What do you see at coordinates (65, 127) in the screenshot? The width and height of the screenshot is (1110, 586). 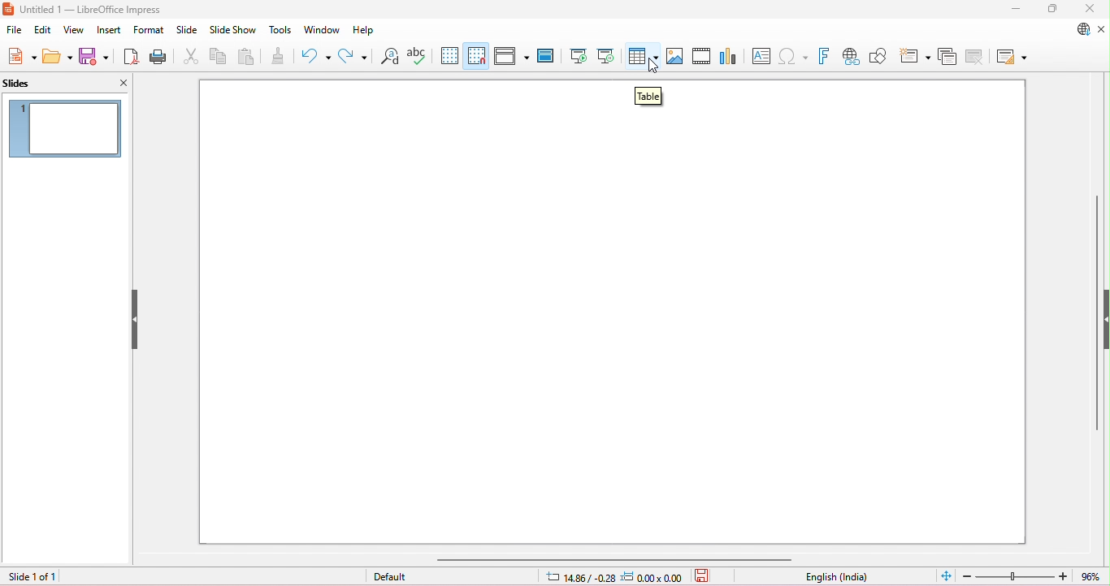 I see `current slide` at bounding box center [65, 127].